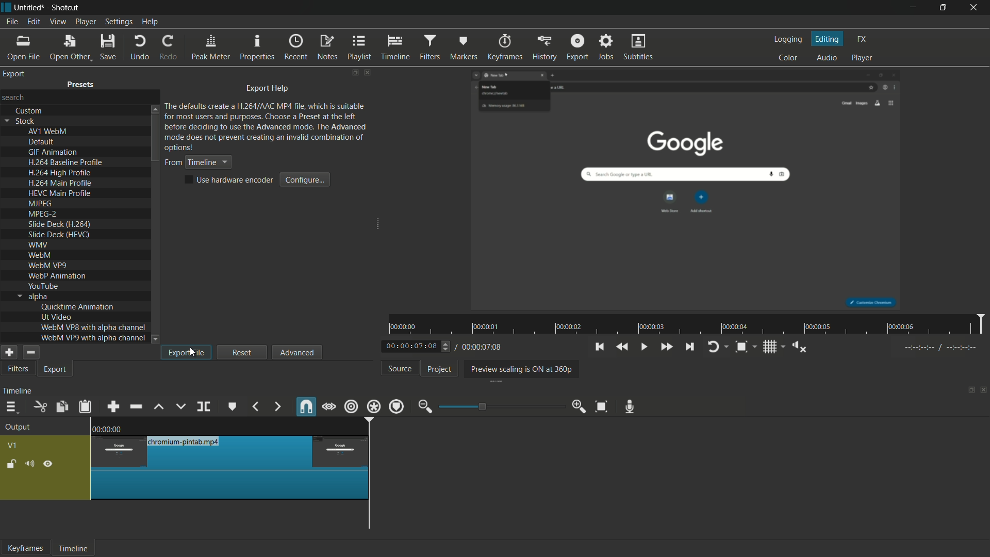  I want to click on app name, so click(64, 7).